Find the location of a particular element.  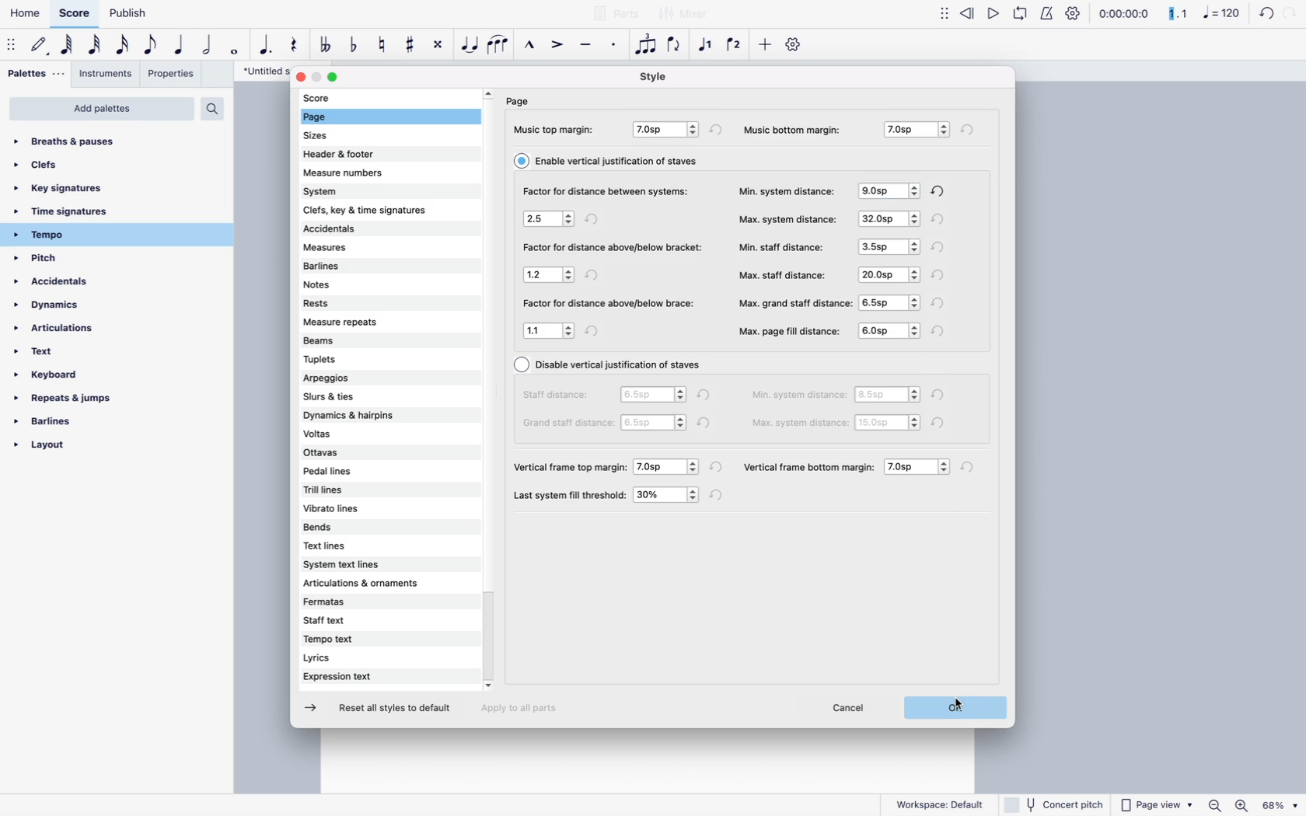

tempo text is located at coordinates (358, 640).